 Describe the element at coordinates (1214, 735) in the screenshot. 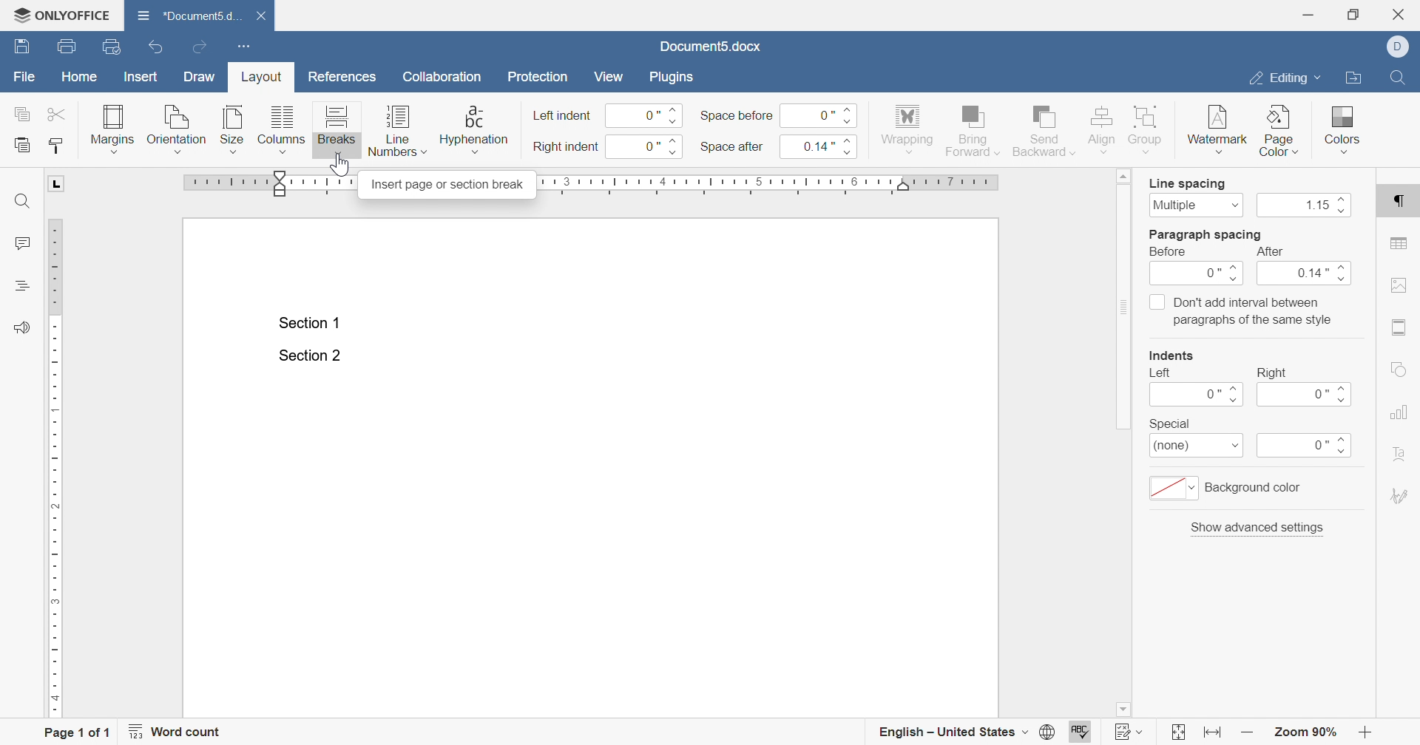

I see `fit to width` at that location.